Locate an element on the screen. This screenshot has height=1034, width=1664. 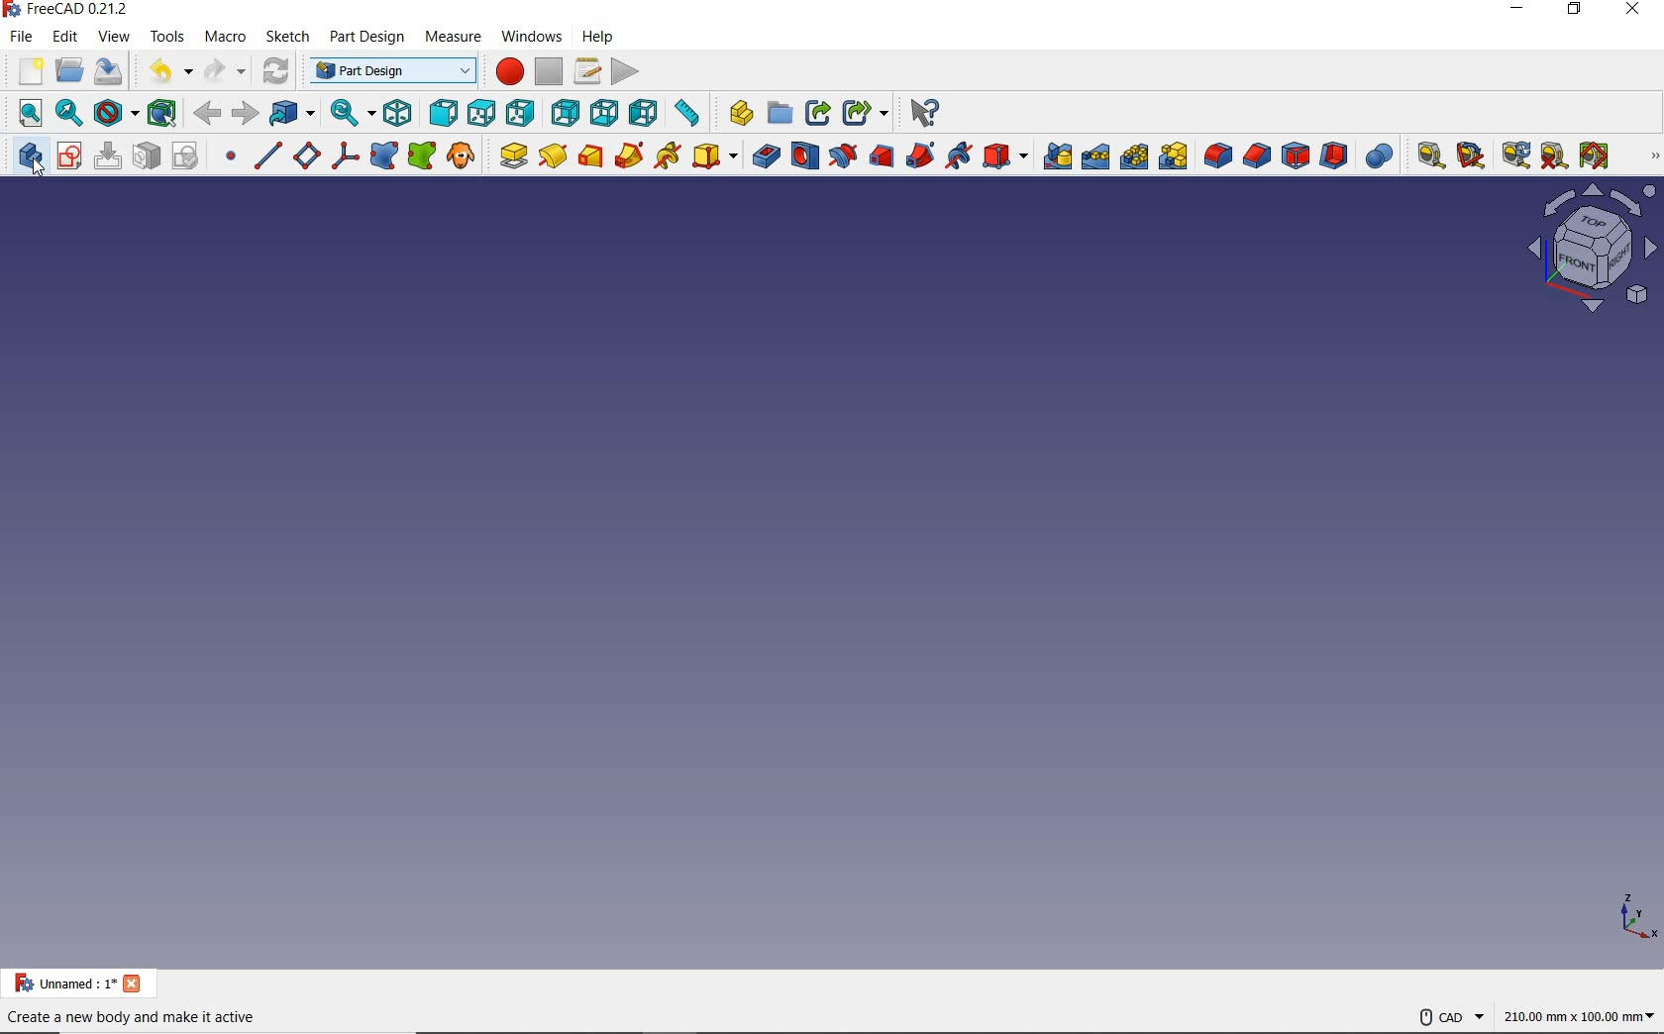
Help is located at coordinates (598, 38).